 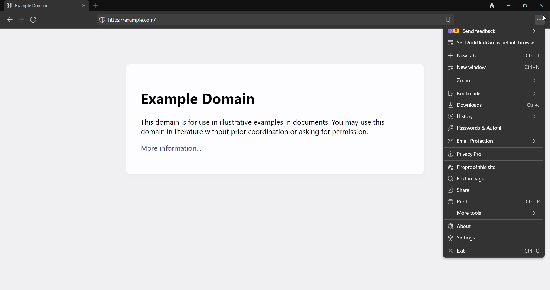 I want to click on Exit, so click(x=494, y=251).